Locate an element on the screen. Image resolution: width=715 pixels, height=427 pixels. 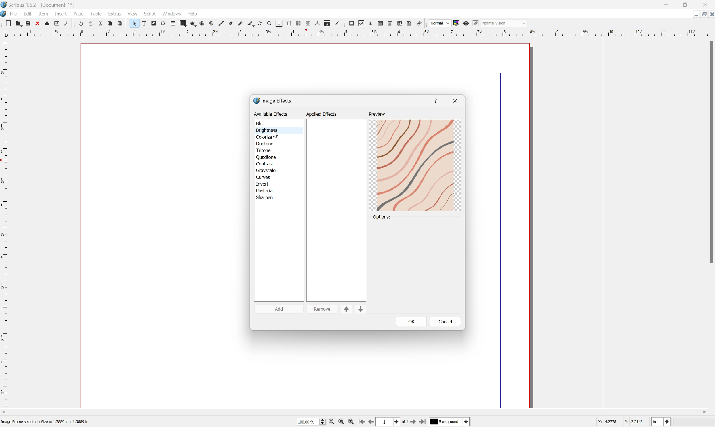
PDF radio button is located at coordinates (371, 24).